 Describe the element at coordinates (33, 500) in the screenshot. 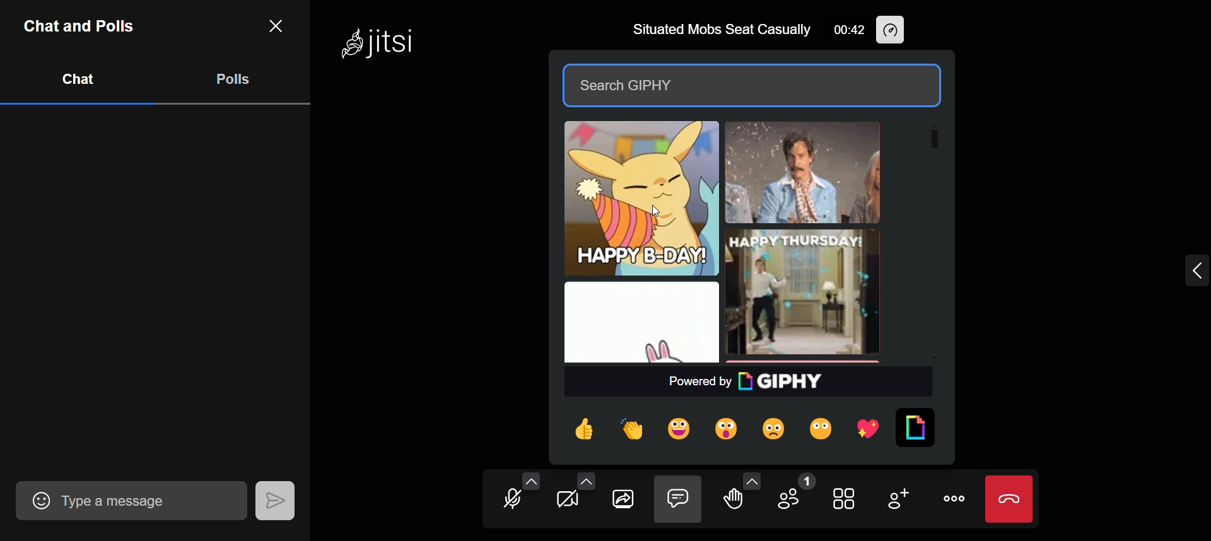

I see `add emoji` at that location.